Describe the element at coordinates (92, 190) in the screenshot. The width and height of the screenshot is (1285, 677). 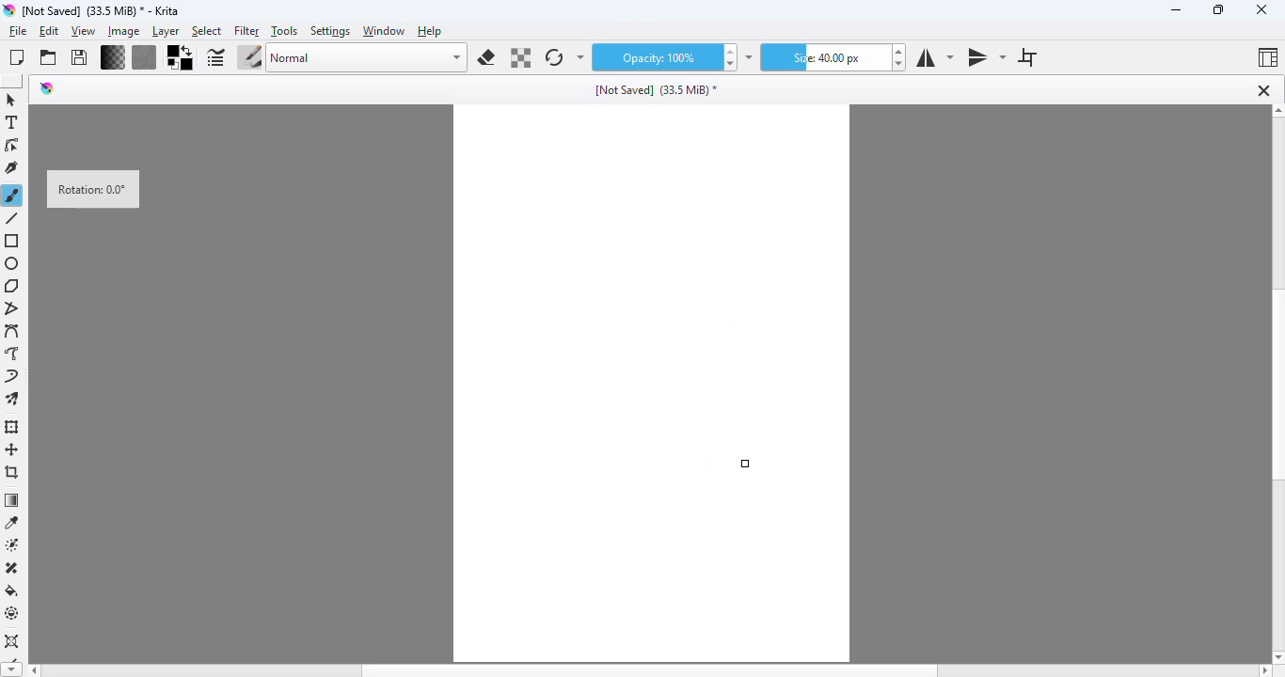
I see `Rotation: 0.0°` at that location.